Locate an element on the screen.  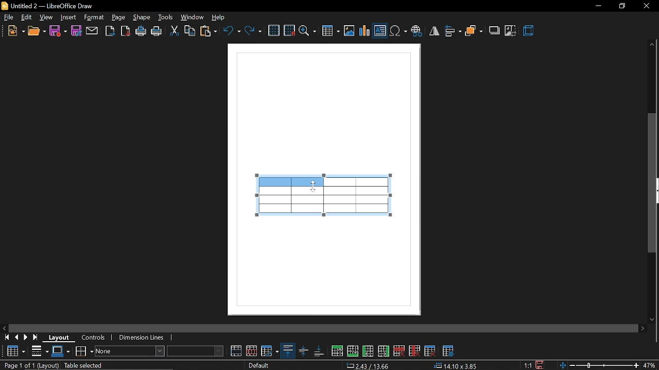
insert row above is located at coordinates (337, 351).